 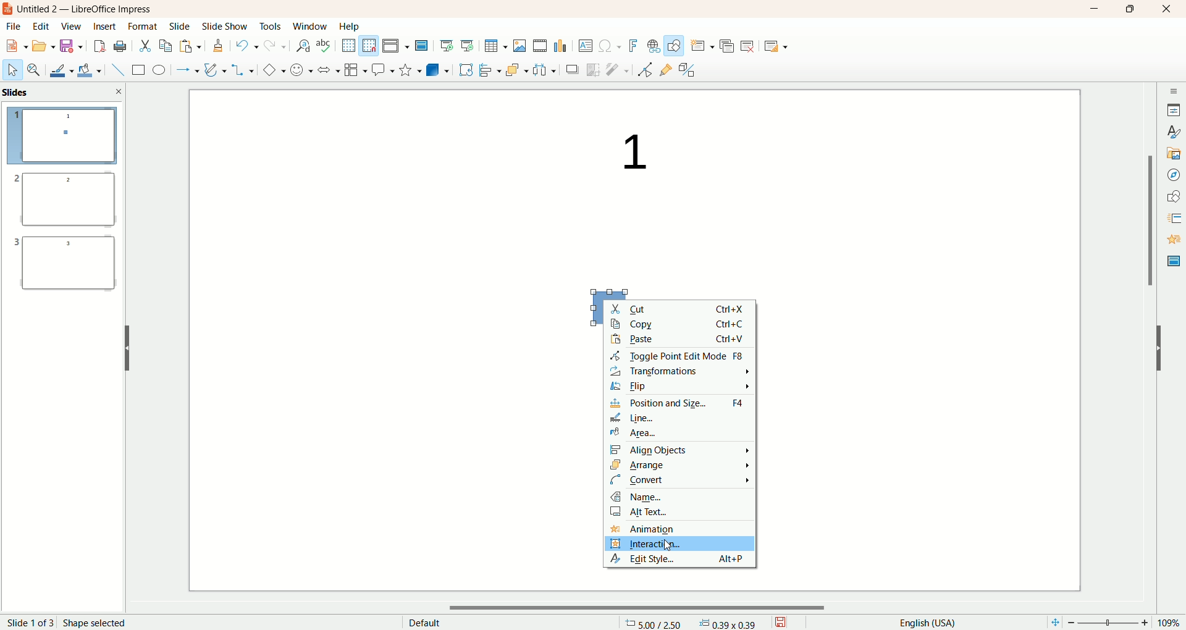 I want to click on master slide, so click(x=1172, y=261).